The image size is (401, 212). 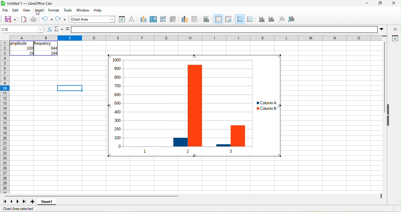 What do you see at coordinates (30, 48) in the screenshot?
I see `100` at bounding box center [30, 48].